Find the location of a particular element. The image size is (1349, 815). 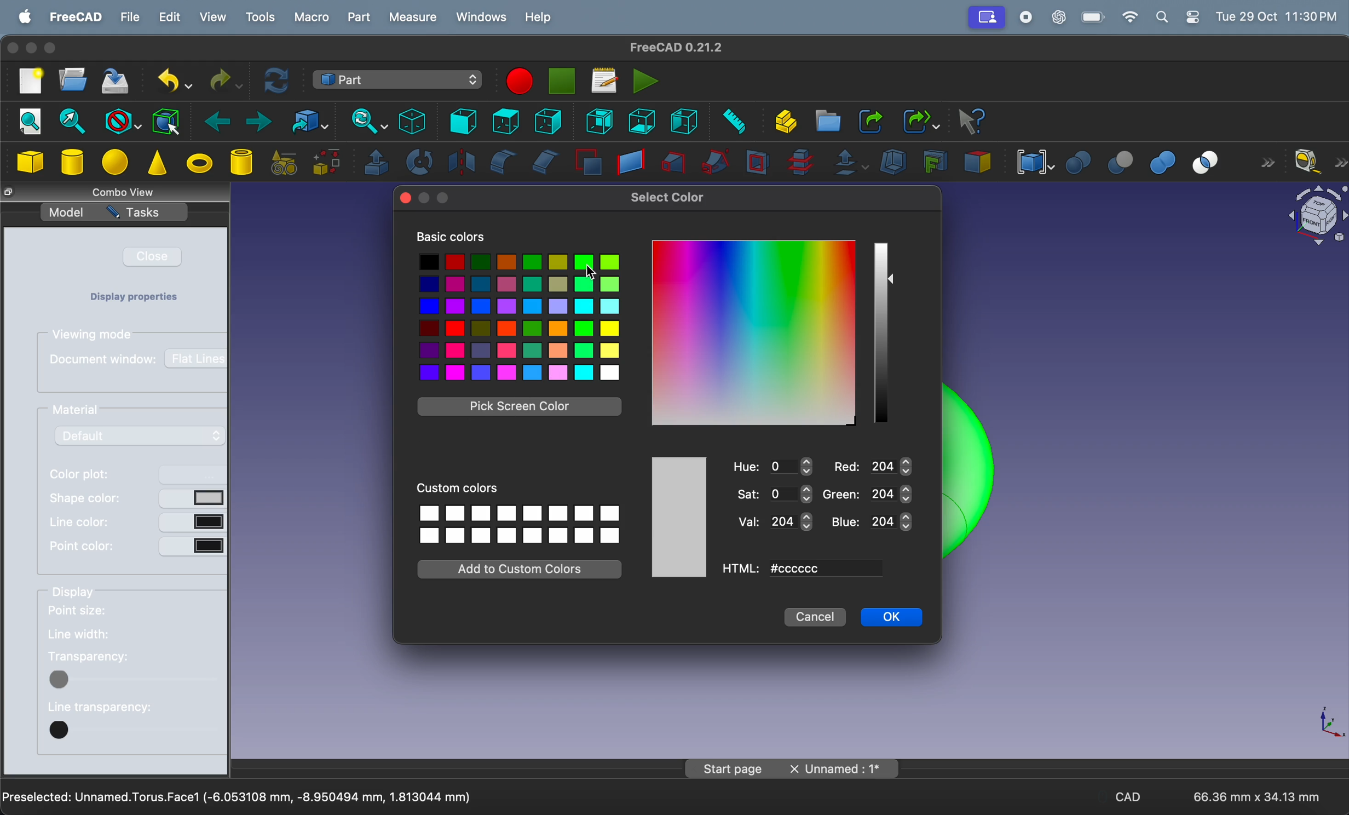

settings is located at coordinates (1194, 17).